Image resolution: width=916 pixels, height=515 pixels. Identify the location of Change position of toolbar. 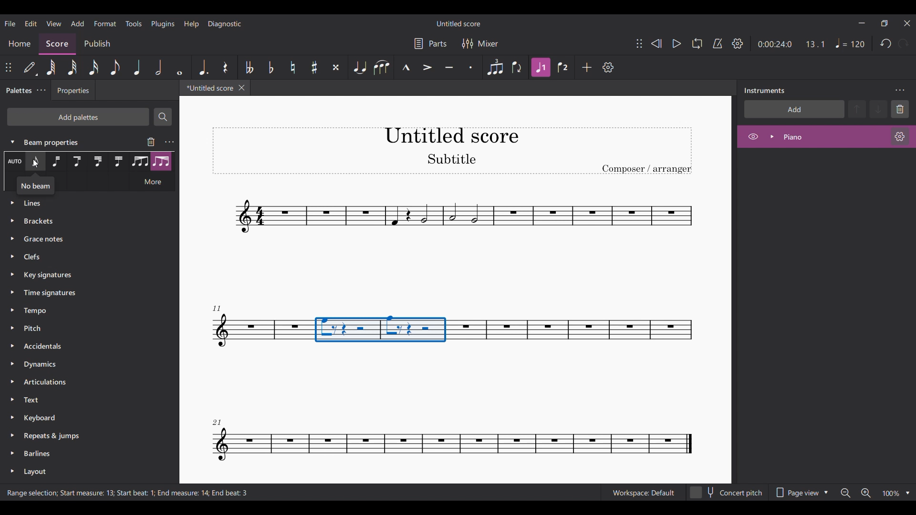
(639, 43).